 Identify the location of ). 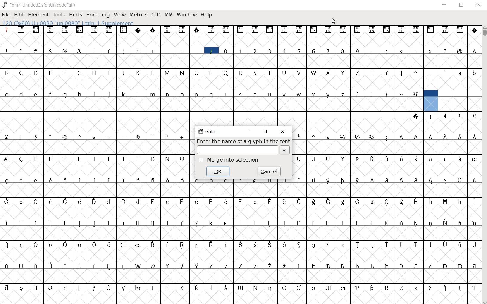
(124, 51).